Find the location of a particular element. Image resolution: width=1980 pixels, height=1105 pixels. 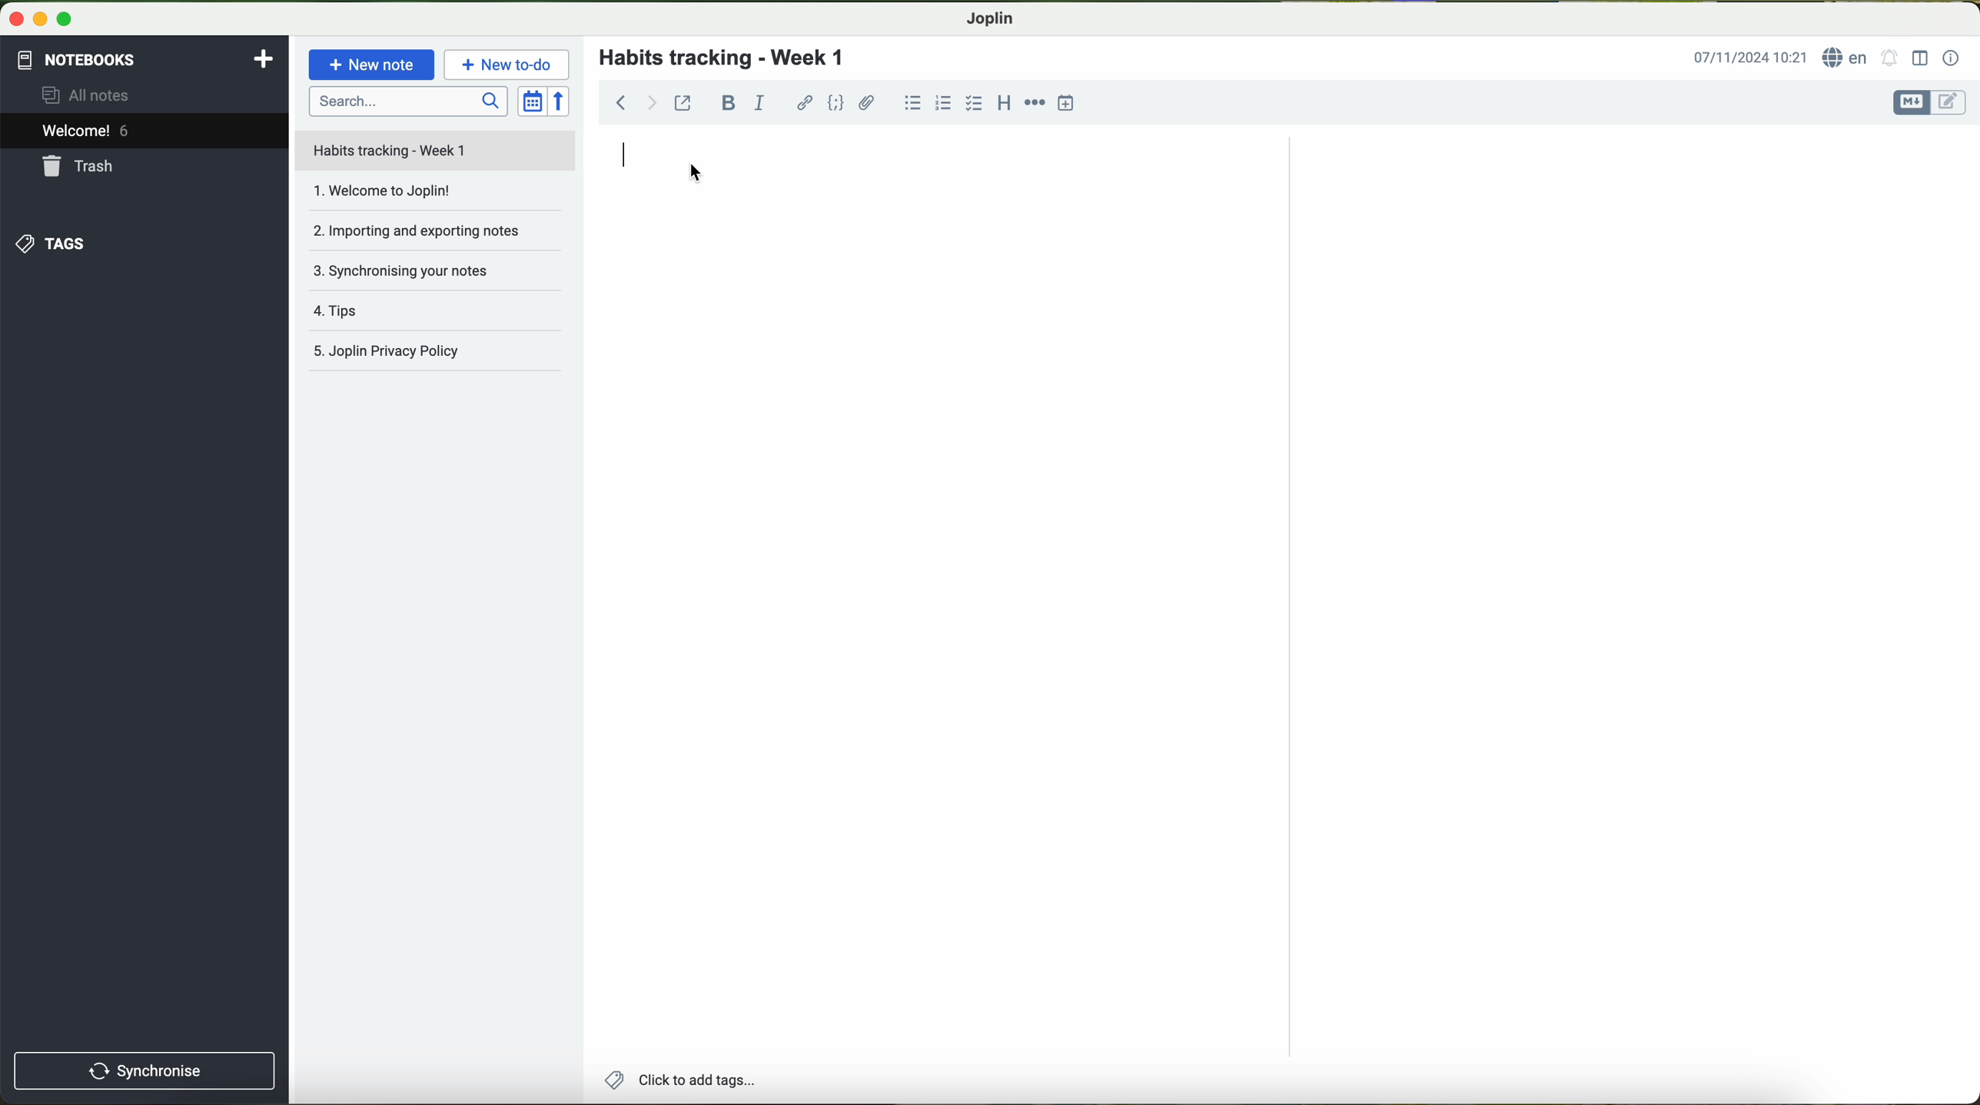

synchronise button is located at coordinates (146, 1071).